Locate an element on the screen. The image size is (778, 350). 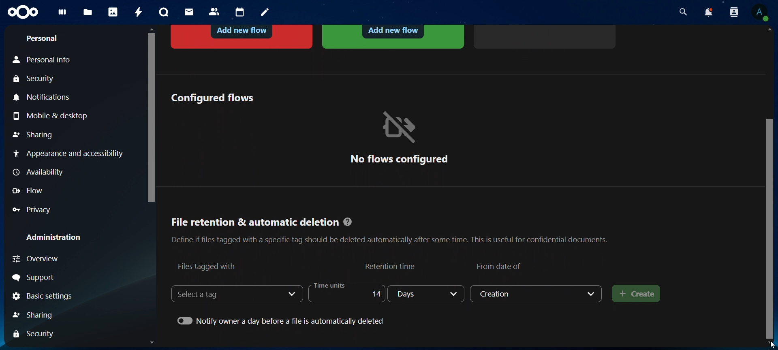
configured flows is located at coordinates (212, 98).